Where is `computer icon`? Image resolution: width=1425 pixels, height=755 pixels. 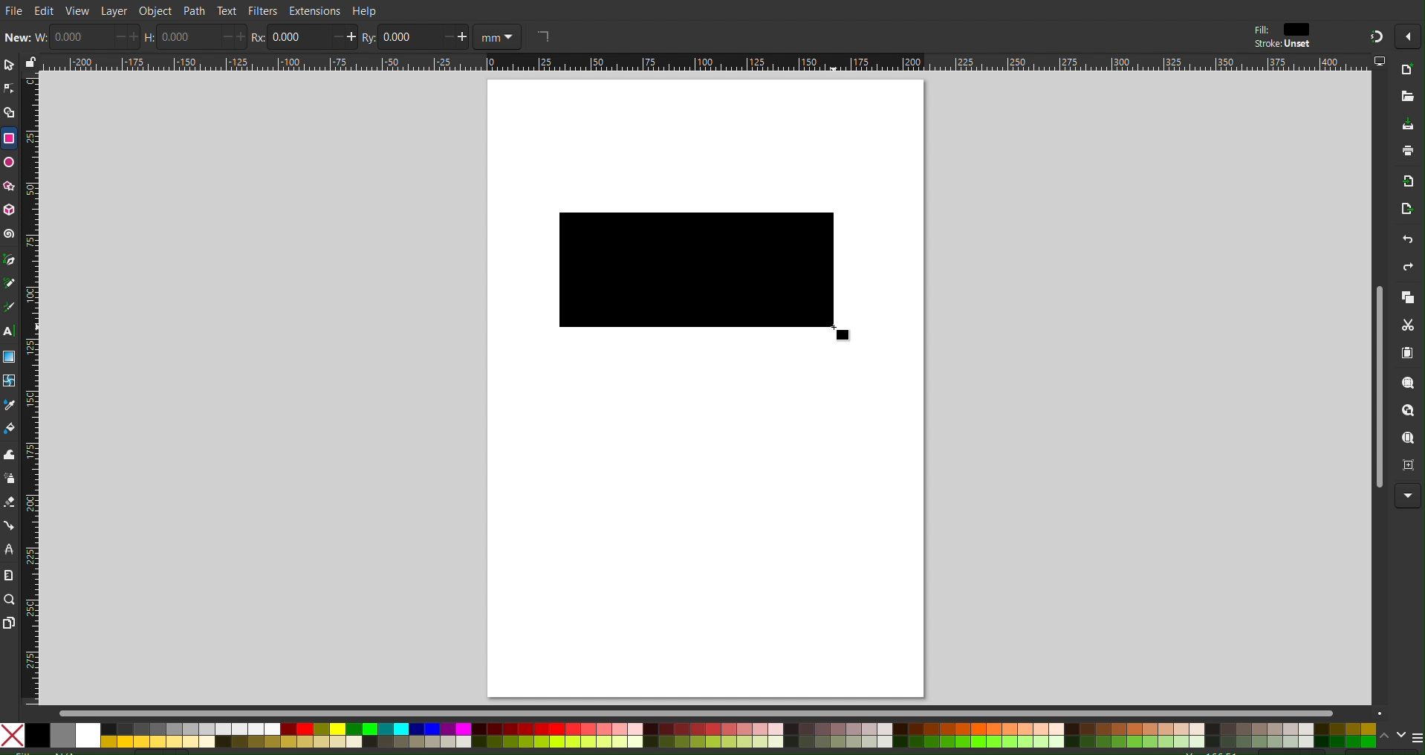
computer icon is located at coordinates (1380, 61).